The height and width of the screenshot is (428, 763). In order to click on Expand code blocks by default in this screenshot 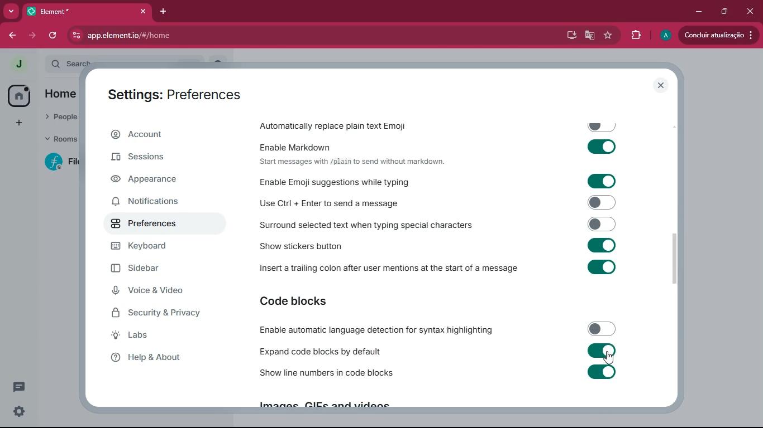, I will do `click(437, 351)`.